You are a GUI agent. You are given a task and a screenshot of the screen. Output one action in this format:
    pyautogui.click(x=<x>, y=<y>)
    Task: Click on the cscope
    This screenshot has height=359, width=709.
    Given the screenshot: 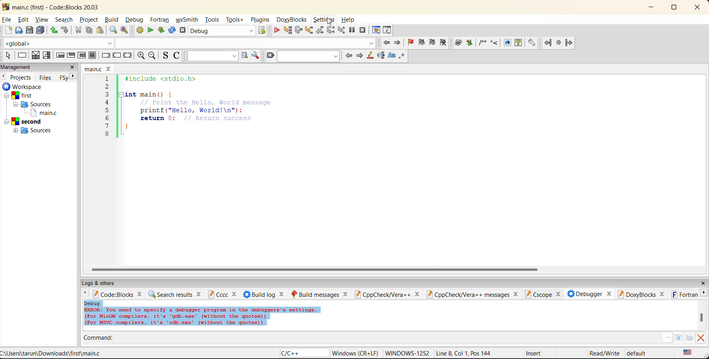 What is the action you would take?
    pyautogui.click(x=543, y=294)
    